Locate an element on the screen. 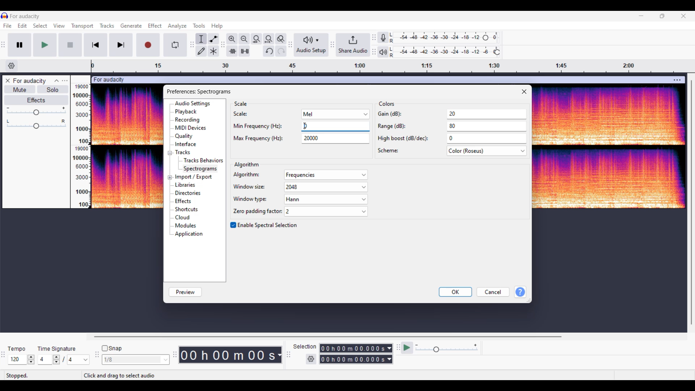  Play/Play once is located at coordinates (45, 45).